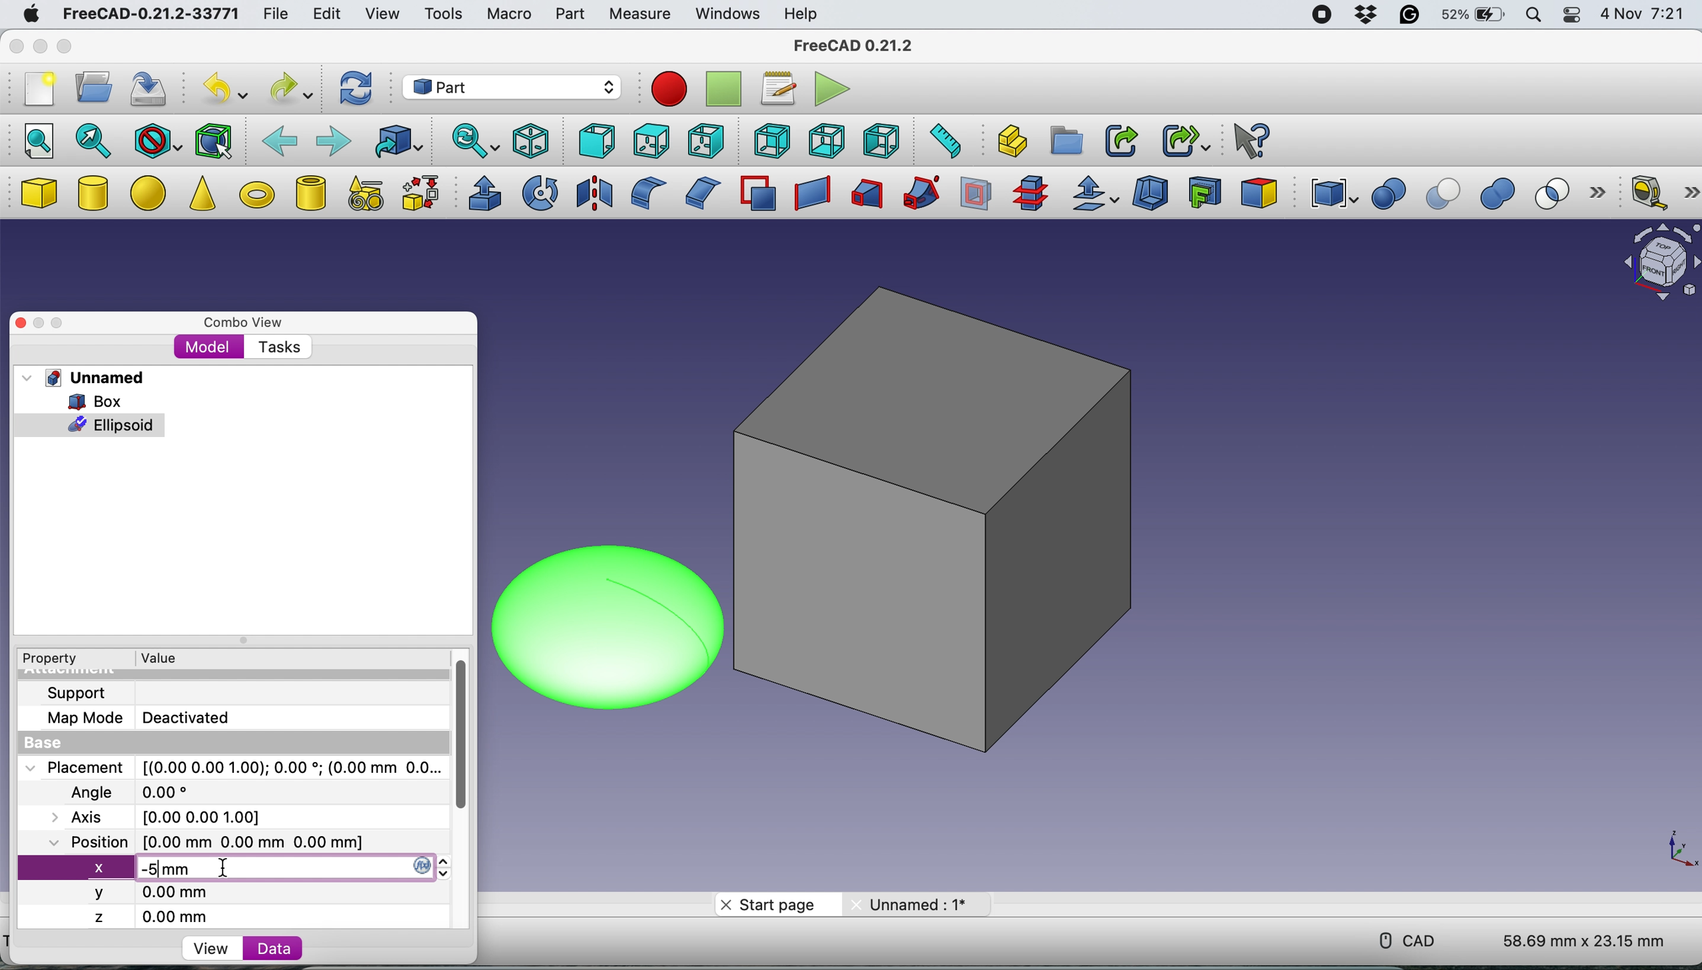  I want to click on sync view, so click(472, 143).